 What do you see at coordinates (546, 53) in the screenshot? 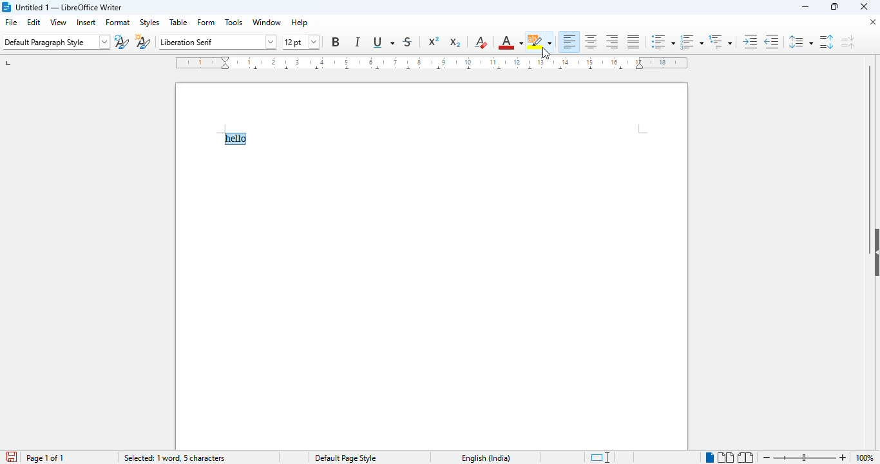
I see `cursor` at bounding box center [546, 53].